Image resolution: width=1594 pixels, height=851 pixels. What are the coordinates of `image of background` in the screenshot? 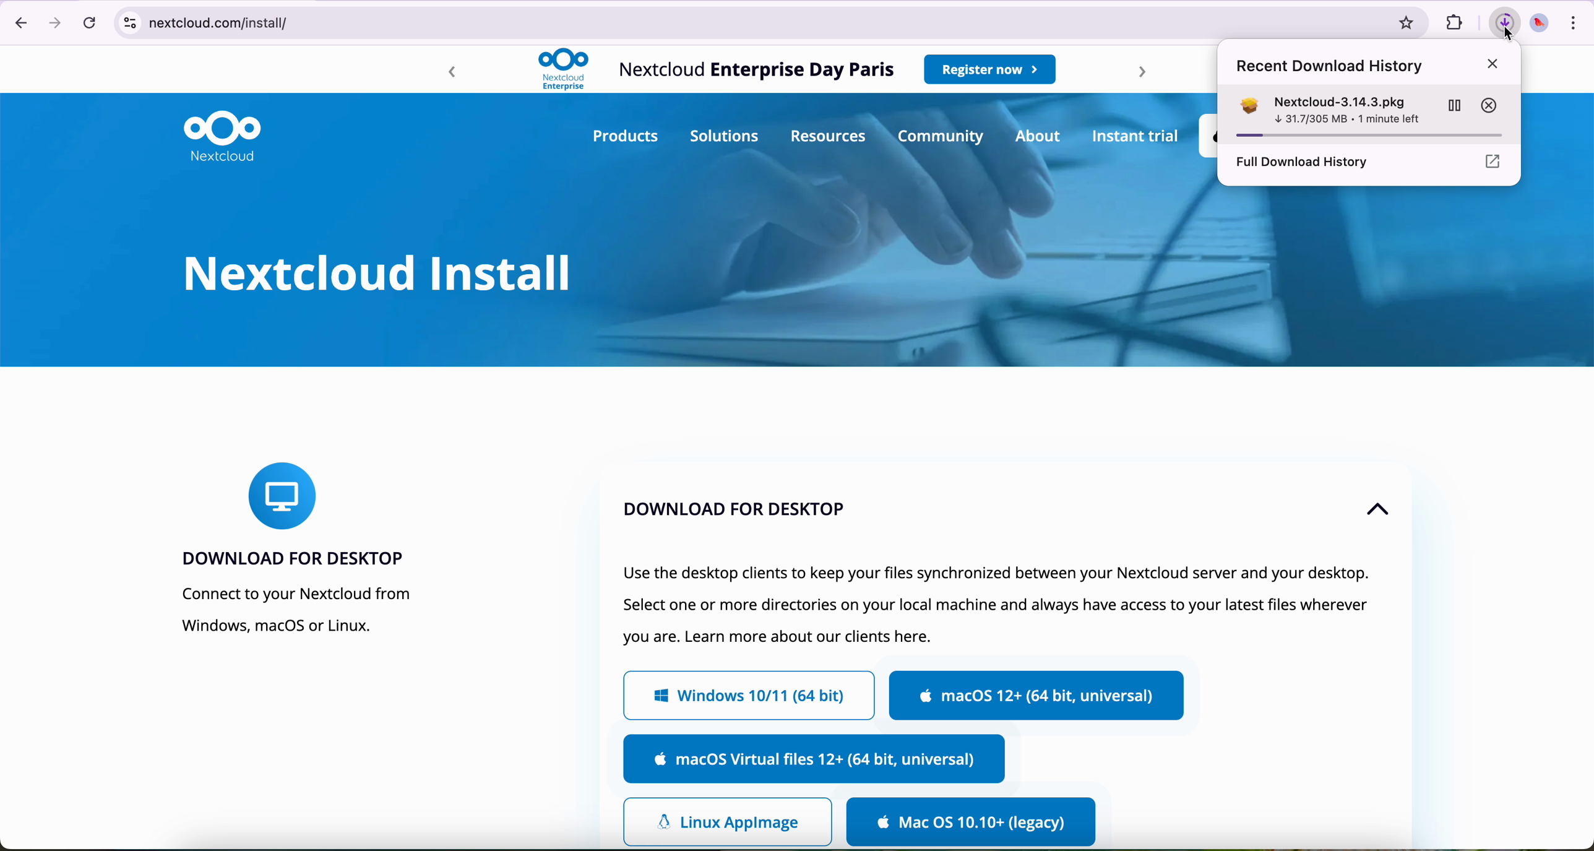 It's located at (1090, 280).